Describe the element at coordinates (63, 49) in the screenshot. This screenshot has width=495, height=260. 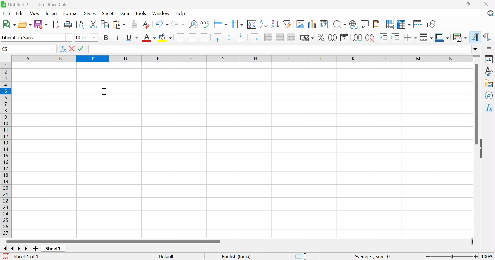
I see `Function wizard` at that location.